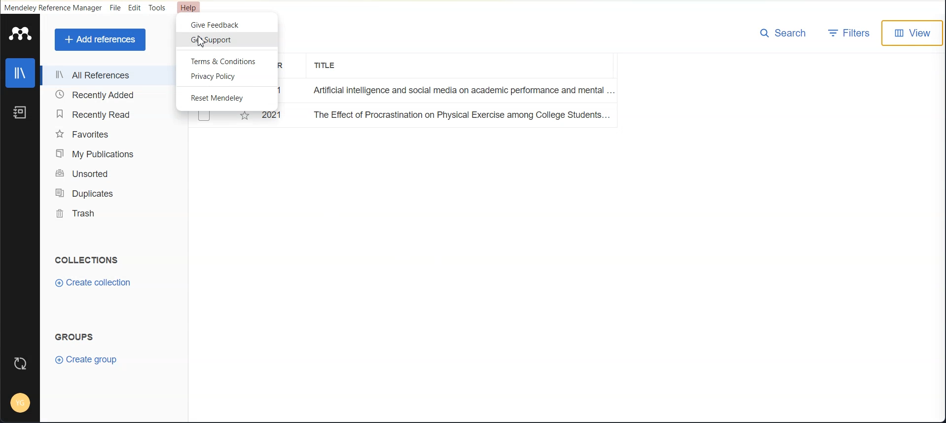 Image resolution: width=946 pixels, height=423 pixels. I want to click on View, so click(914, 34).